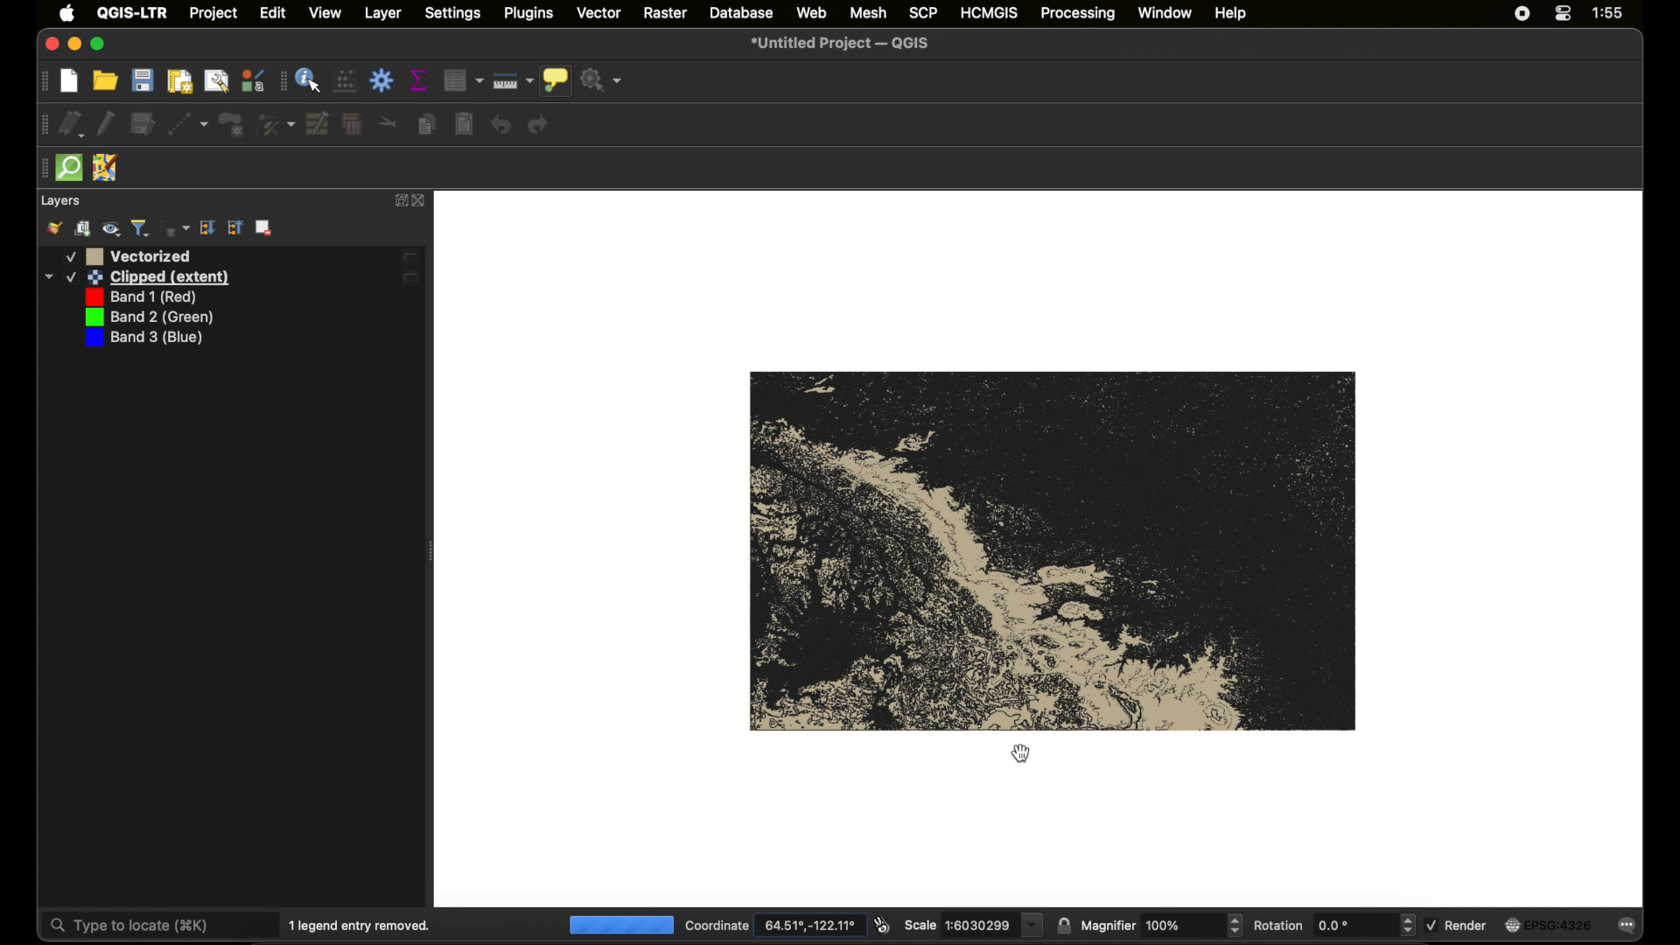 The height and width of the screenshot is (945, 1680). I want to click on open layer styling panel, so click(53, 228).